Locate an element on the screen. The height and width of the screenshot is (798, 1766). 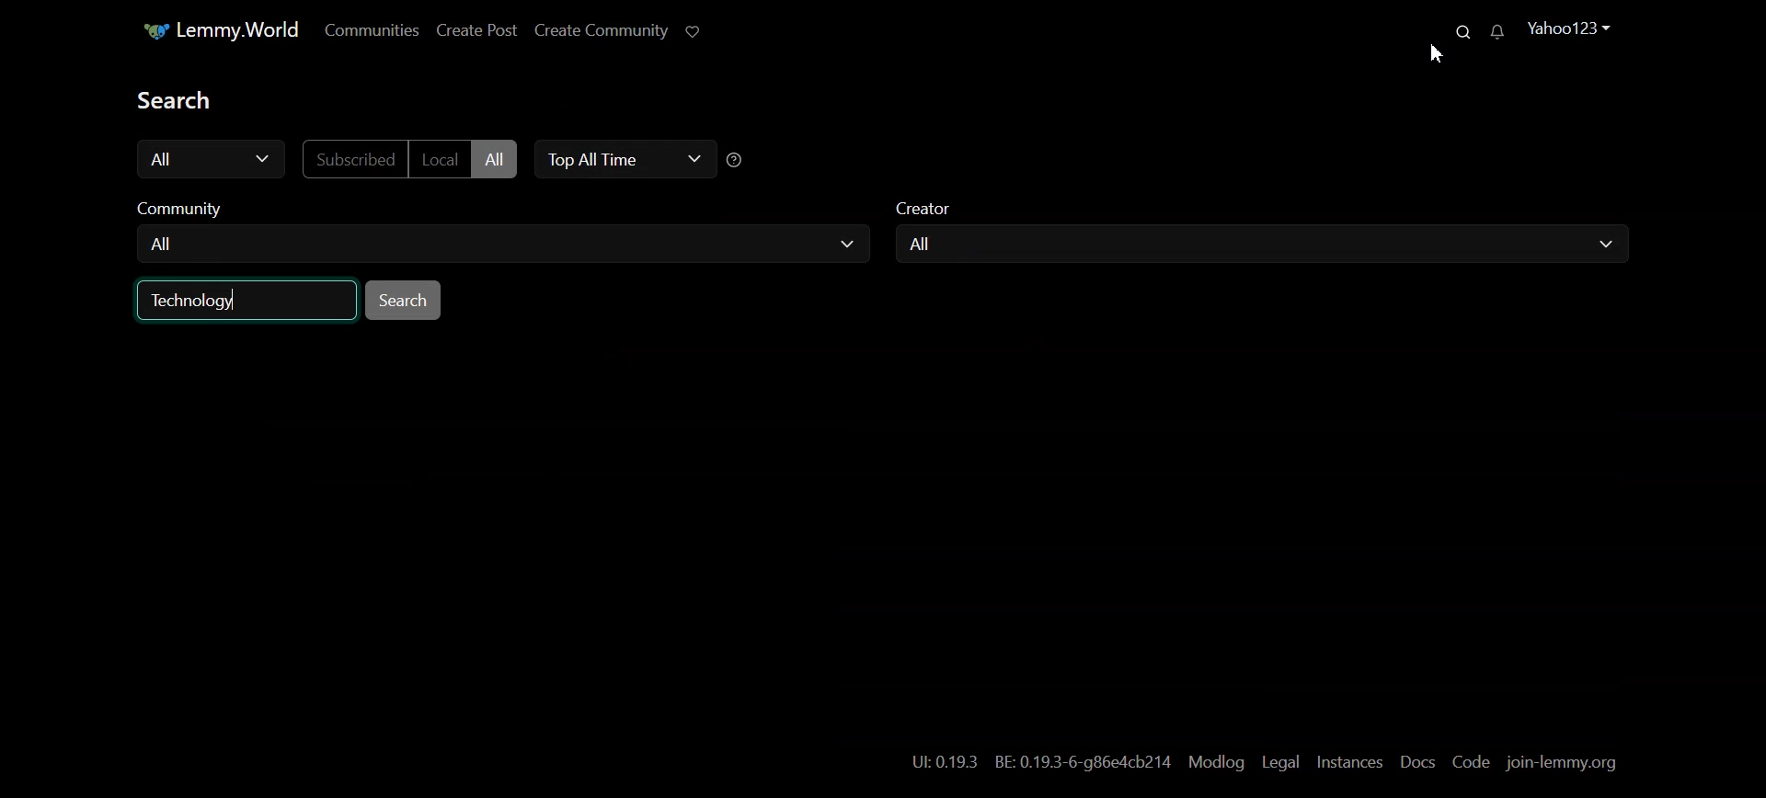
Community is located at coordinates (193, 208).